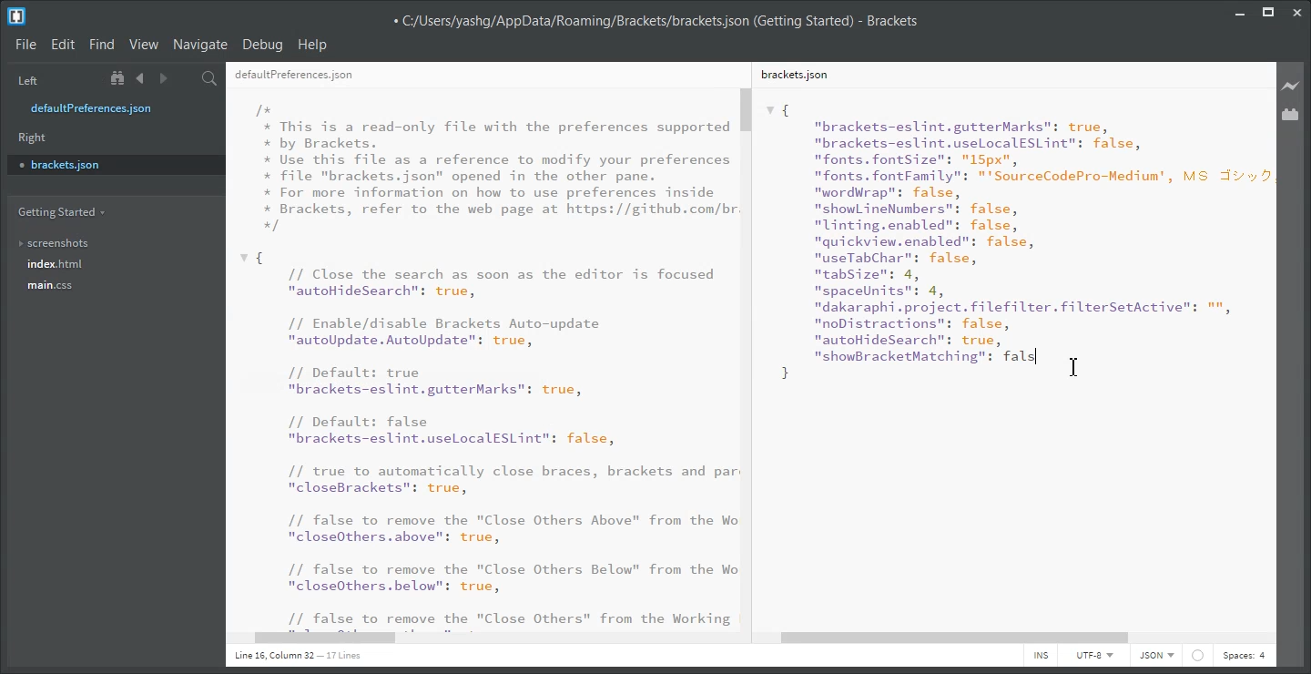 This screenshot has width=1311, height=674. Describe the element at coordinates (1244, 656) in the screenshot. I see `Spaces: 4` at that location.